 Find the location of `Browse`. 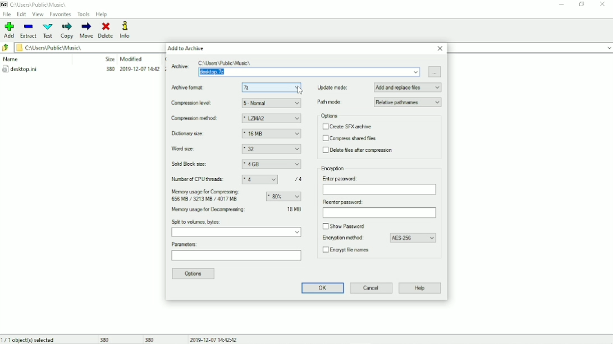

Browse is located at coordinates (436, 72).